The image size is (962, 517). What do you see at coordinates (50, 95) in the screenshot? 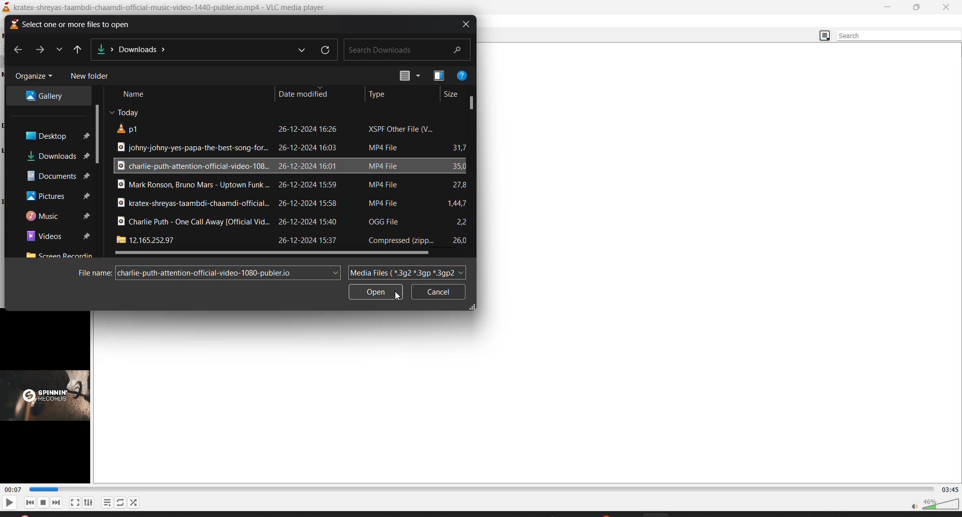
I see `gallery` at bounding box center [50, 95].